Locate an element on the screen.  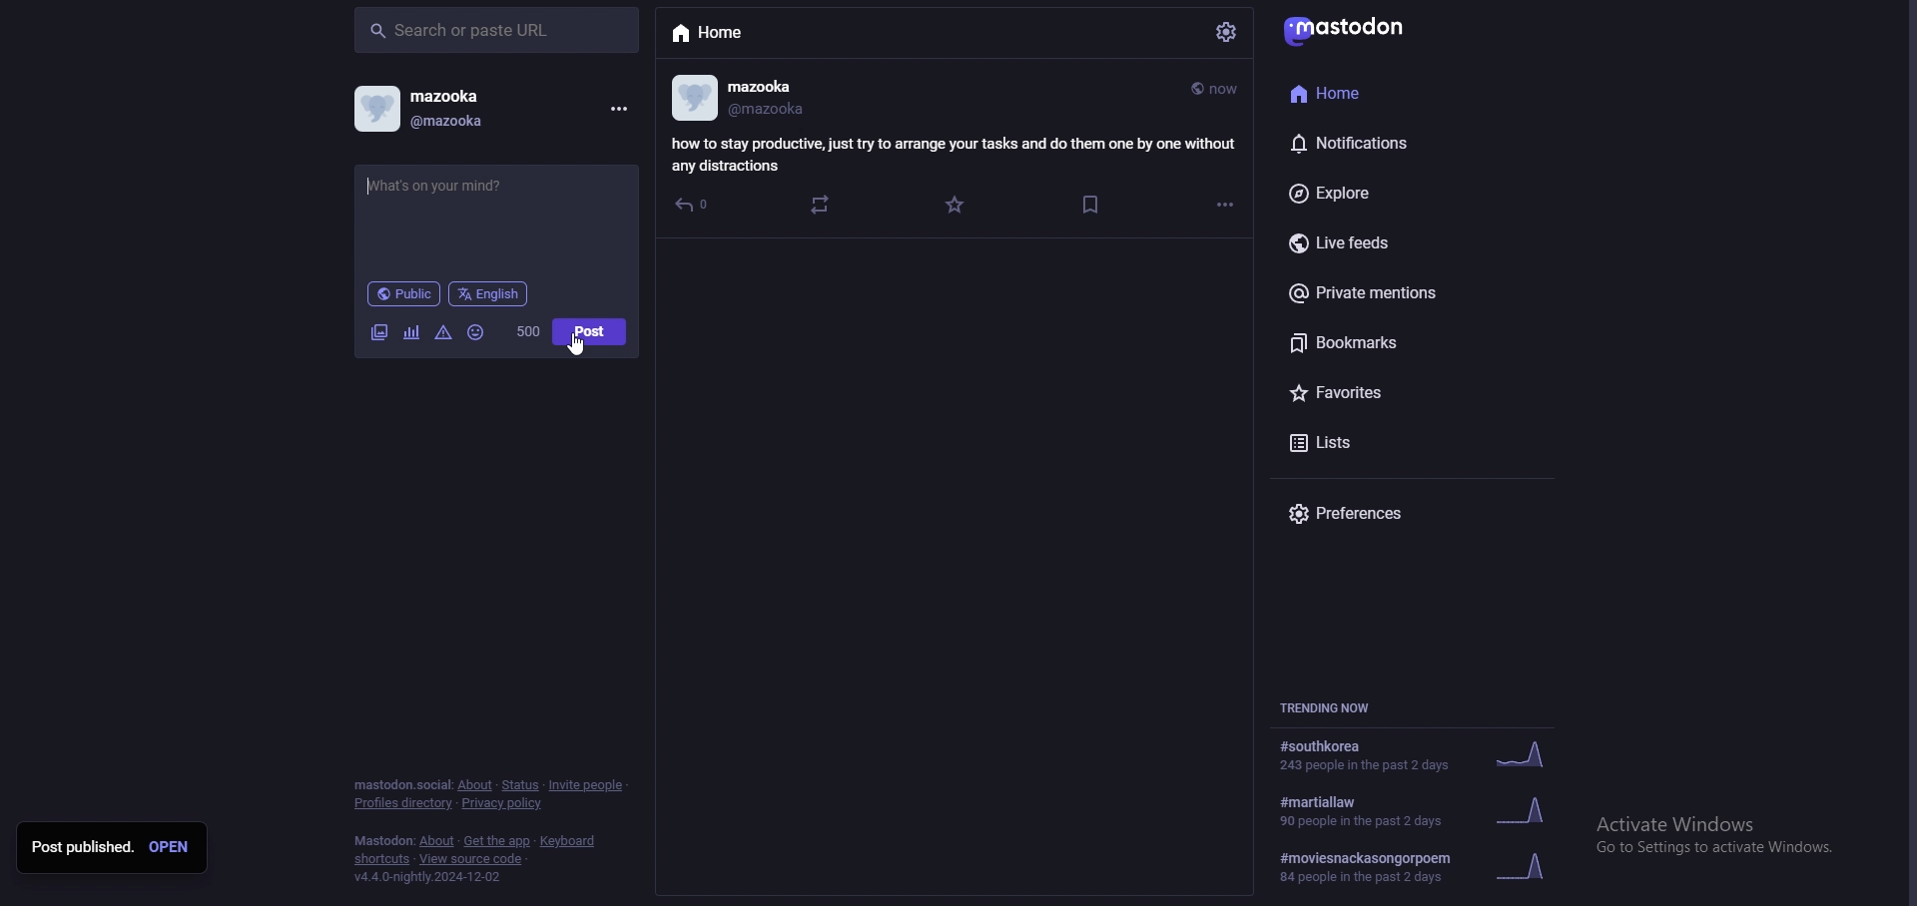
productivity status is located at coordinates (496, 200).